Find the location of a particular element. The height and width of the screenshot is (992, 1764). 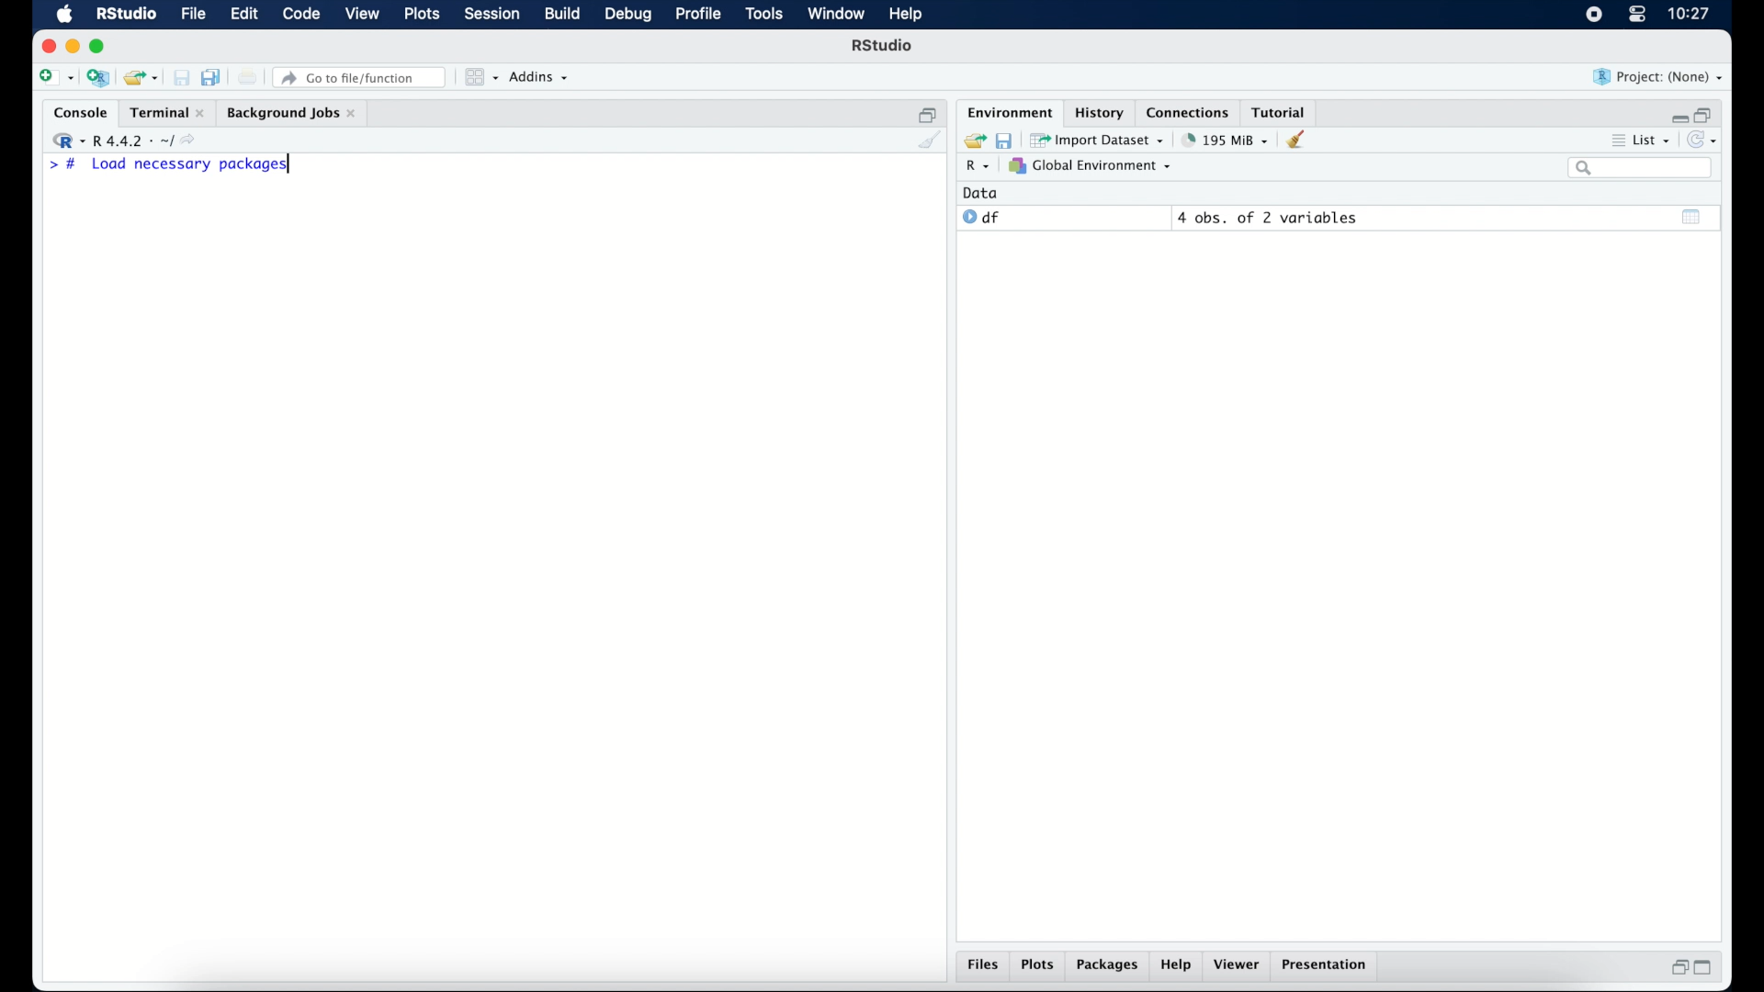

build is located at coordinates (561, 15).